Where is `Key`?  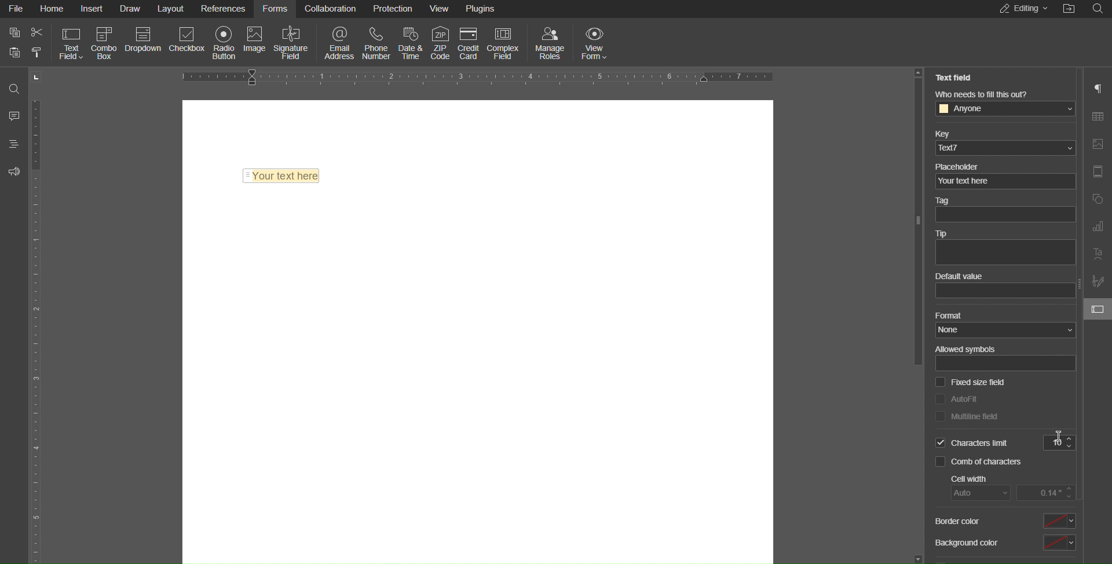
Key is located at coordinates (1004, 141).